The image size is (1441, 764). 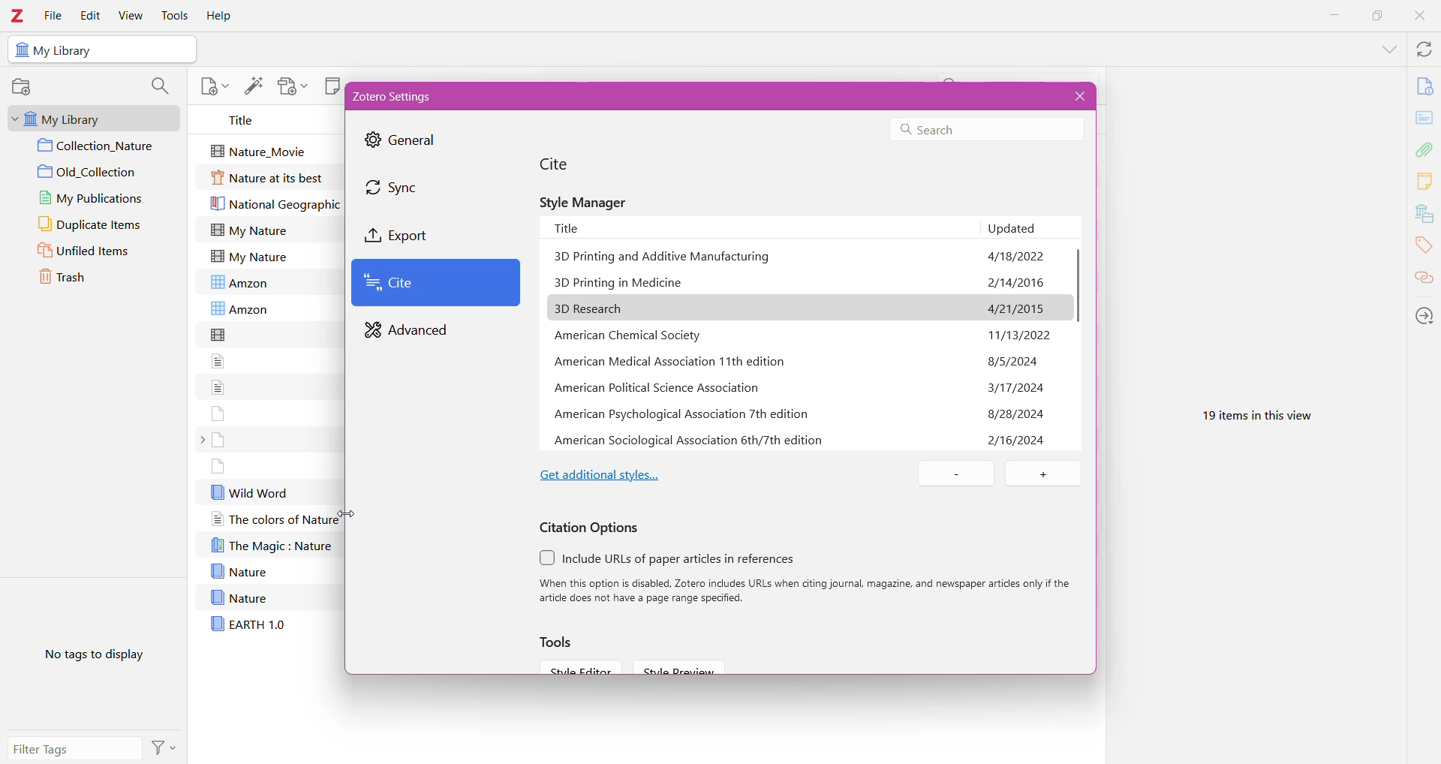 I want to click on Restore Down, so click(x=1375, y=16).